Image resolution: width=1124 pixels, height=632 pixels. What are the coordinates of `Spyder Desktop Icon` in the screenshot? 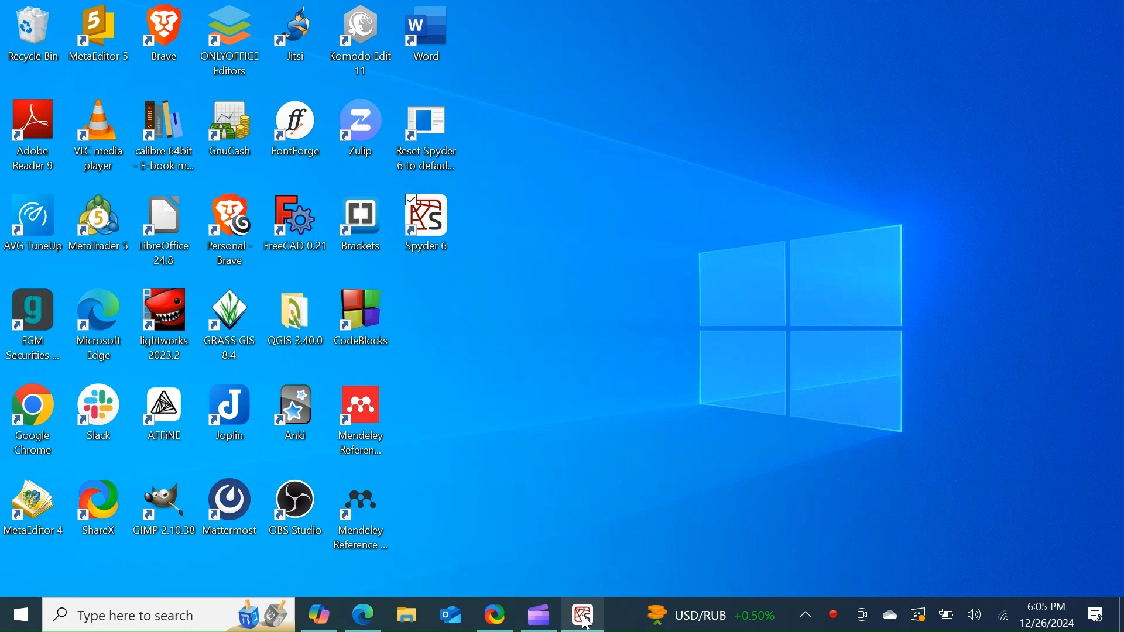 It's located at (424, 232).